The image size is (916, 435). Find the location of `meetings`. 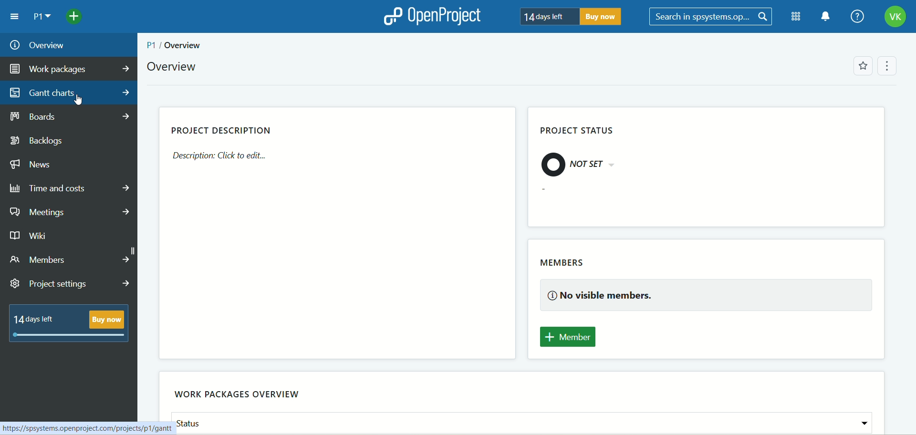

meetings is located at coordinates (71, 212).